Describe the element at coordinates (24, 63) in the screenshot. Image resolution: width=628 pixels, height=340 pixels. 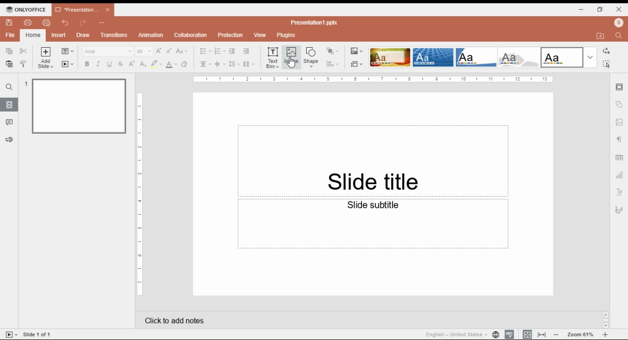
I see `copy style` at that location.